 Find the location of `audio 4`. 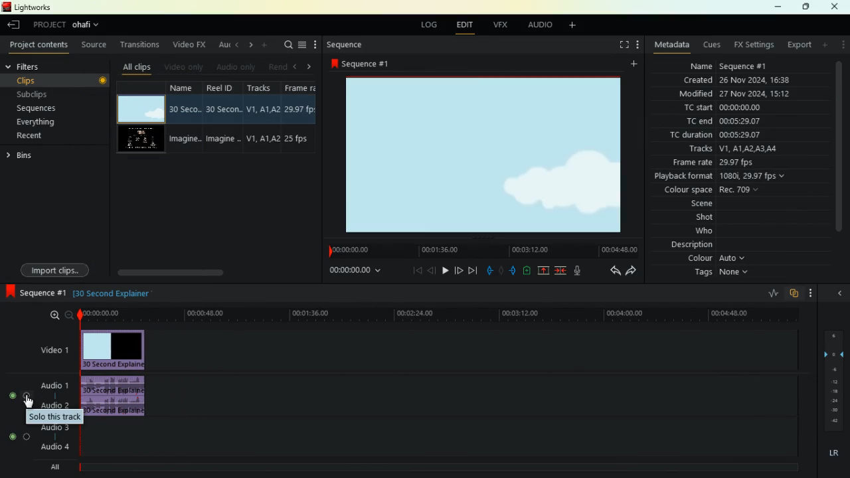

audio 4 is located at coordinates (53, 447).